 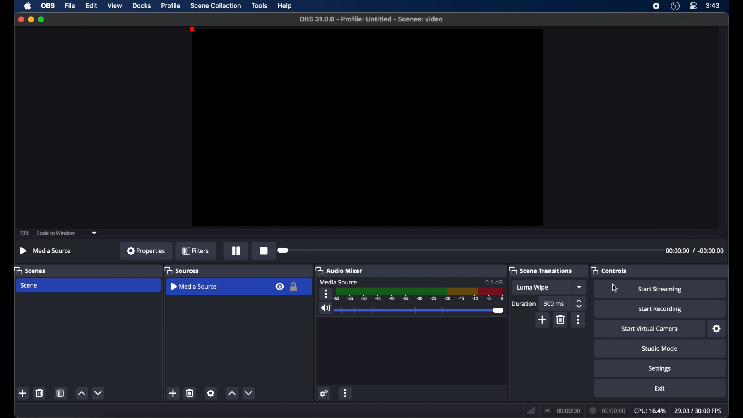 I want to click on delete, so click(x=190, y=393).